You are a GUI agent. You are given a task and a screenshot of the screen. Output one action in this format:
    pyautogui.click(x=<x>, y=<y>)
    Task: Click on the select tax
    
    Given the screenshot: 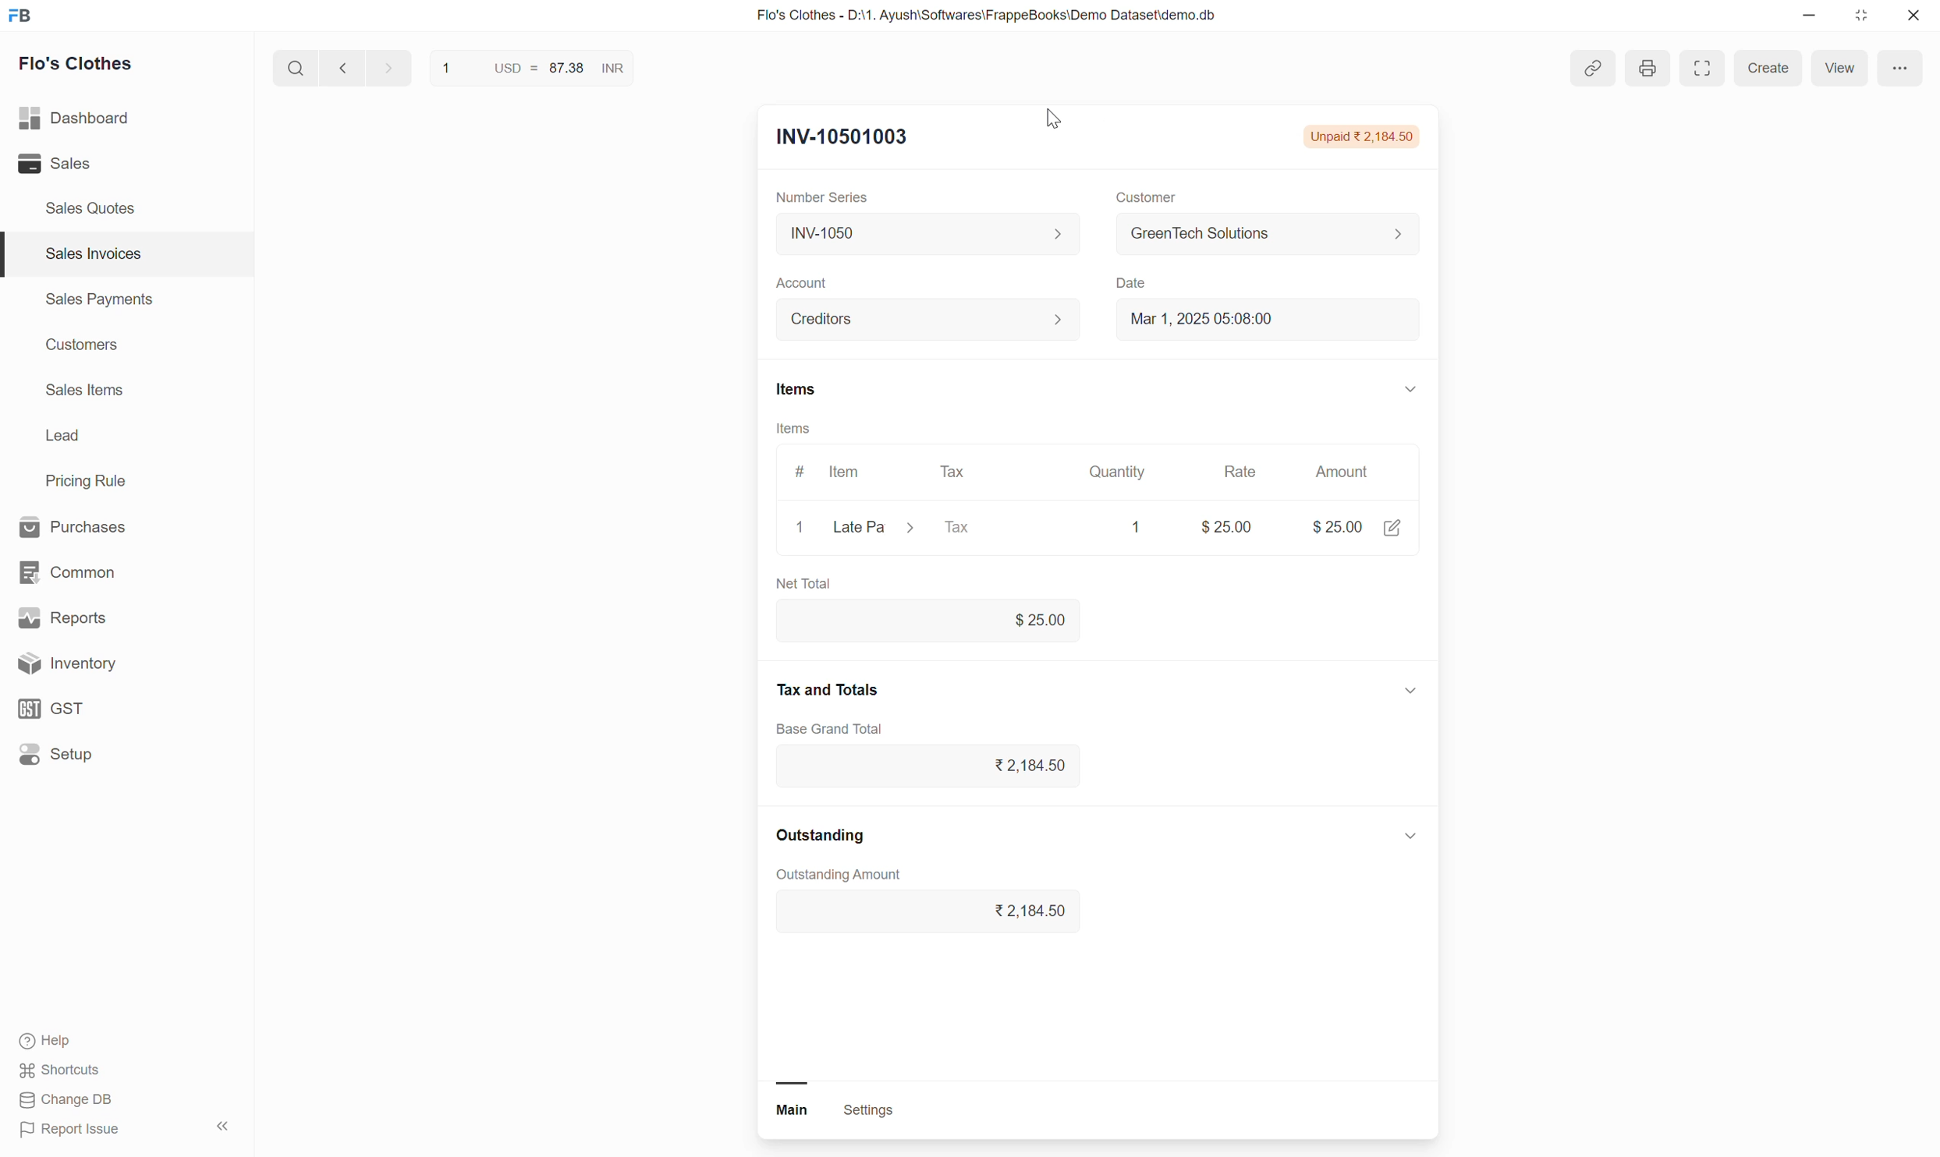 What is the action you would take?
    pyautogui.click(x=990, y=529)
    